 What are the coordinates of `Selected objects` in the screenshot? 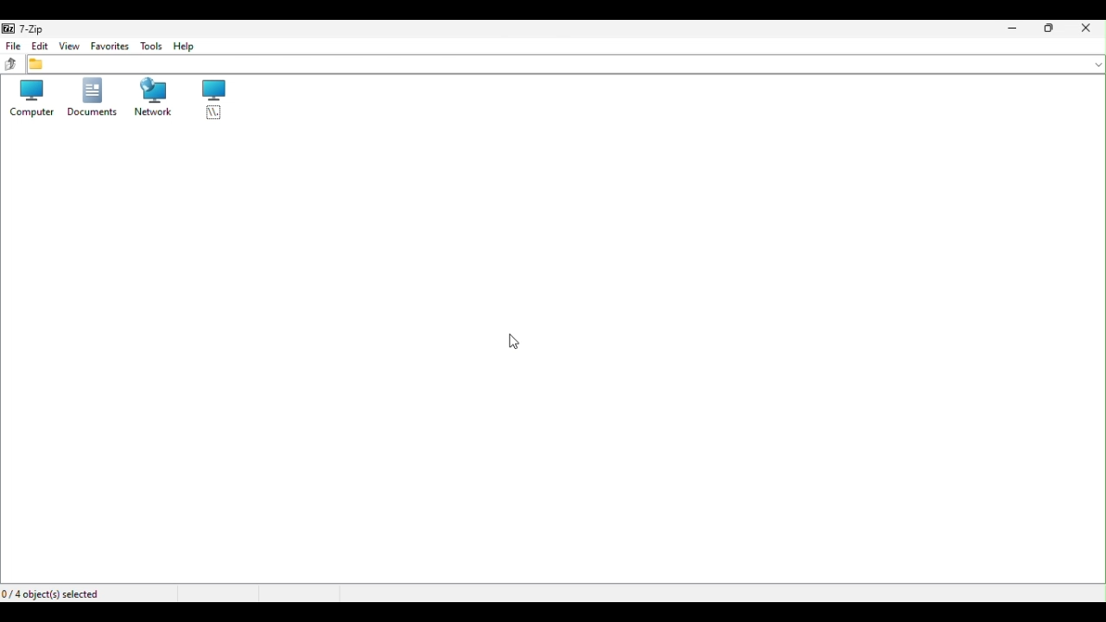 It's located at (54, 593).